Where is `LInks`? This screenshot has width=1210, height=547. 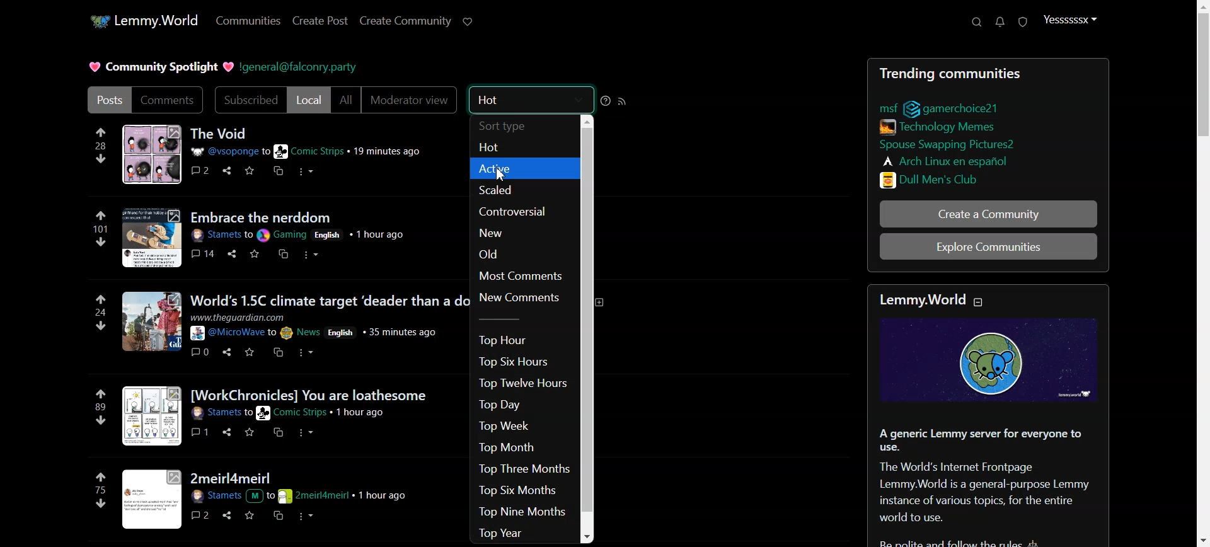
LInks is located at coordinates (964, 107).